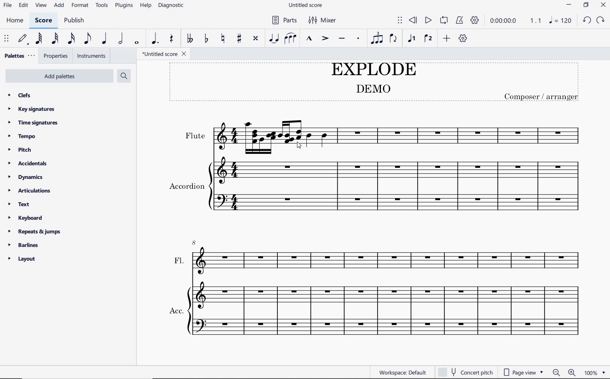 This screenshot has width=610, height=379. Describe the element at coordinates (27, 176) in the screenshot. I see `dynamics` at that location.